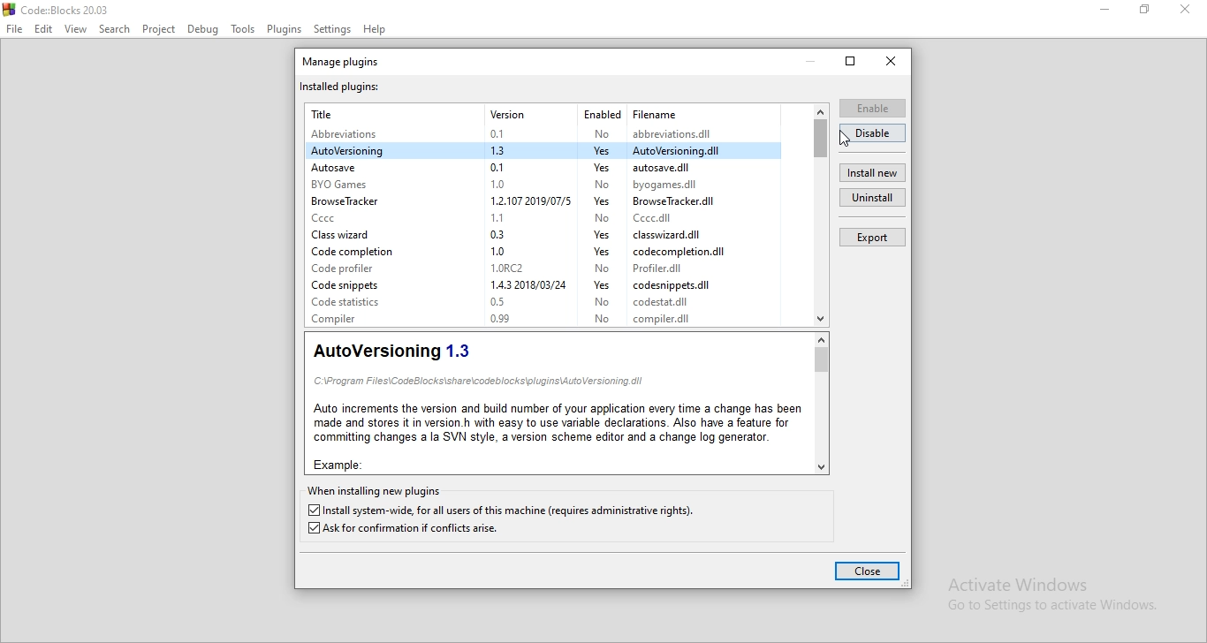  I want to click on scroll up, so click(821, 110).